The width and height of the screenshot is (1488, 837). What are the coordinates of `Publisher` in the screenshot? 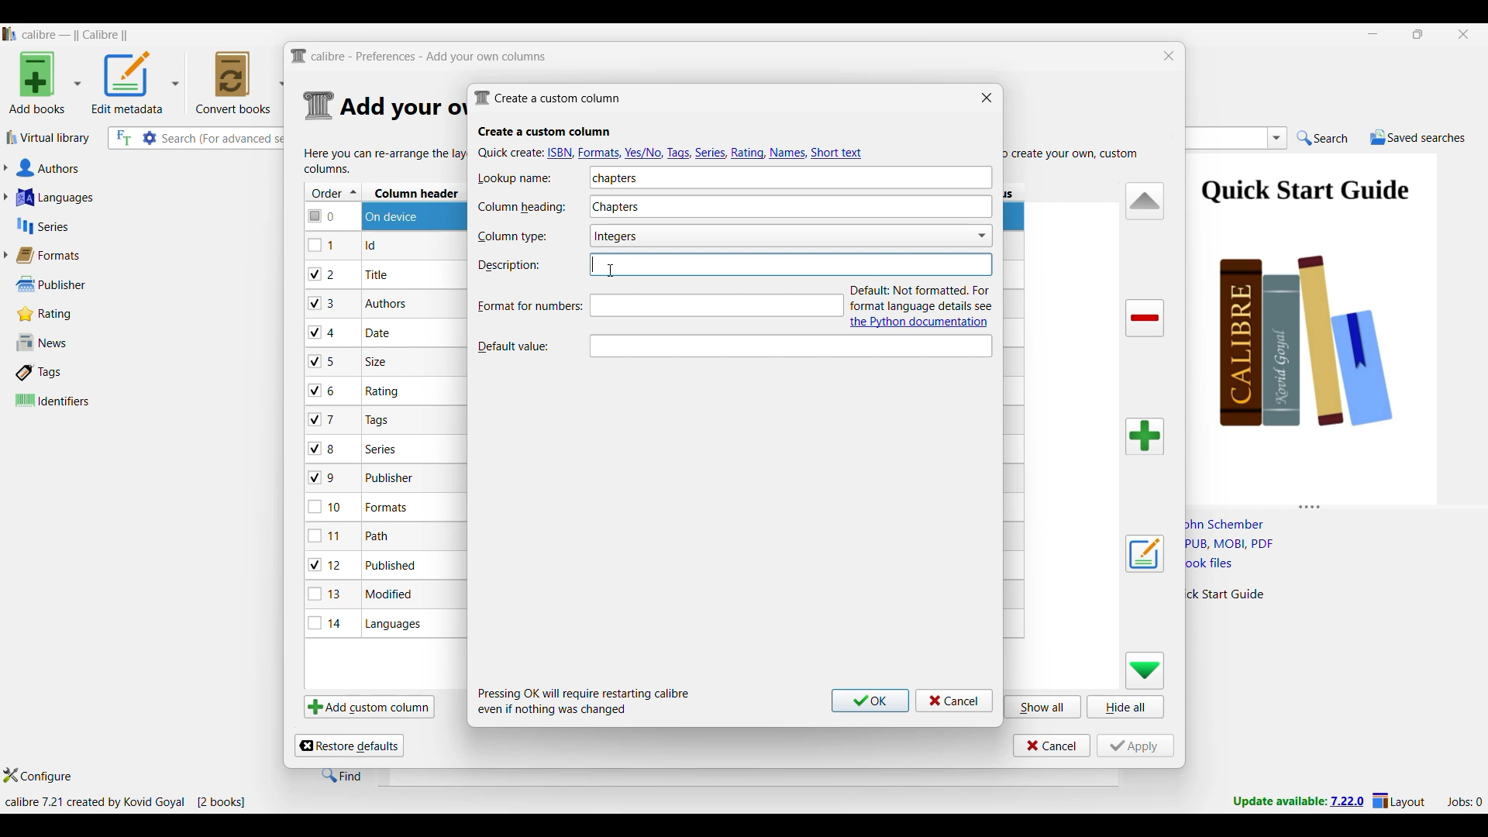 It's located at (69, 284).